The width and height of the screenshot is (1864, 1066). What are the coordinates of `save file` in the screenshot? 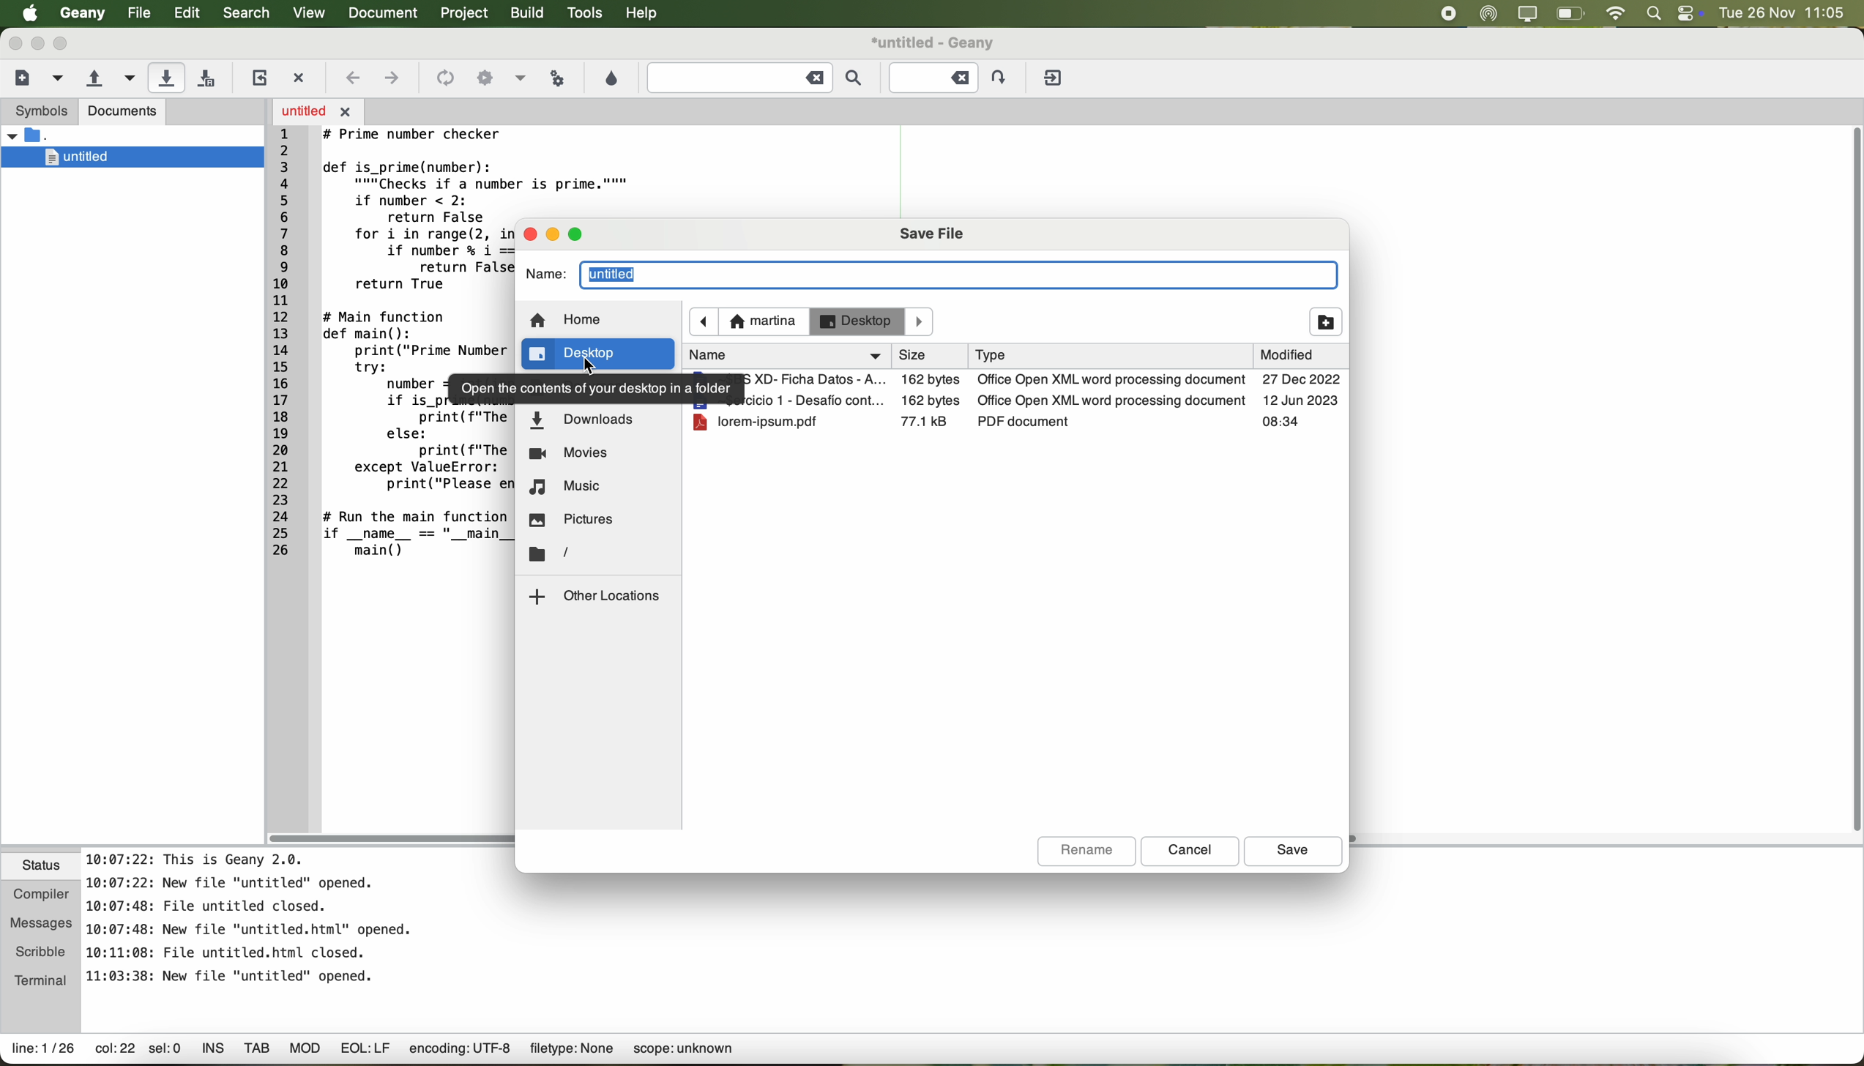 It's located at (931, 234).